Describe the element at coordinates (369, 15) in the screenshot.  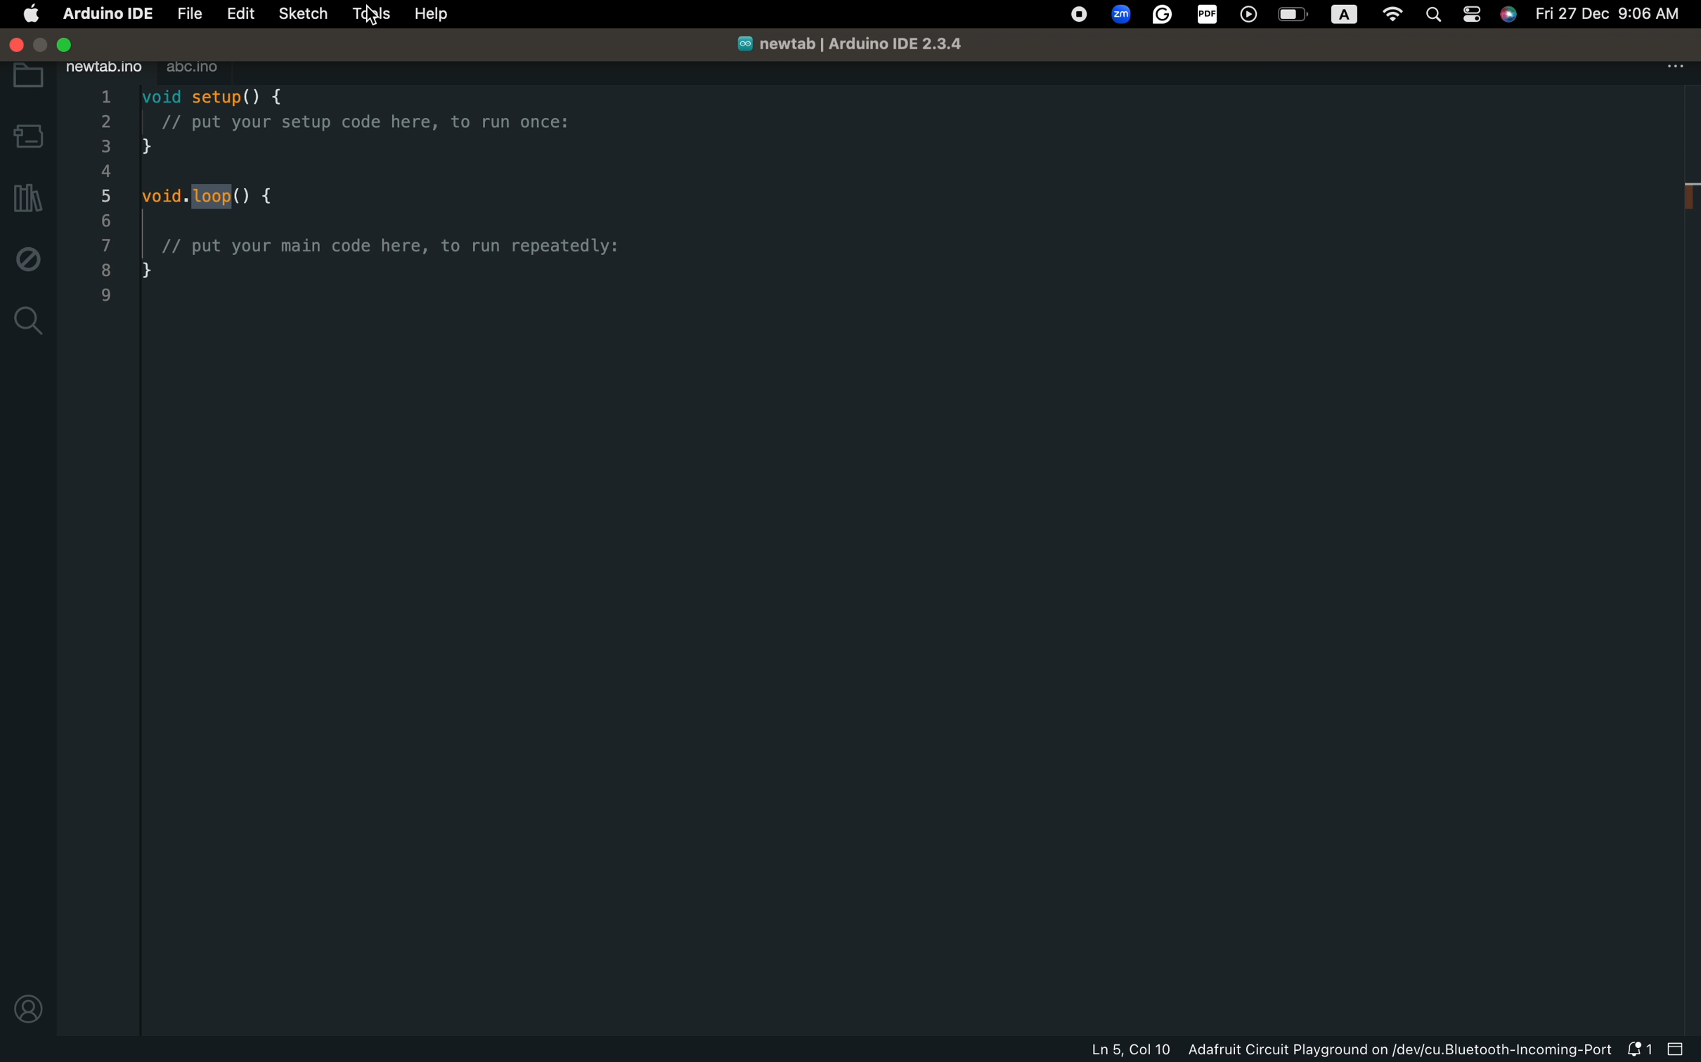
I see `cursor` at that location.